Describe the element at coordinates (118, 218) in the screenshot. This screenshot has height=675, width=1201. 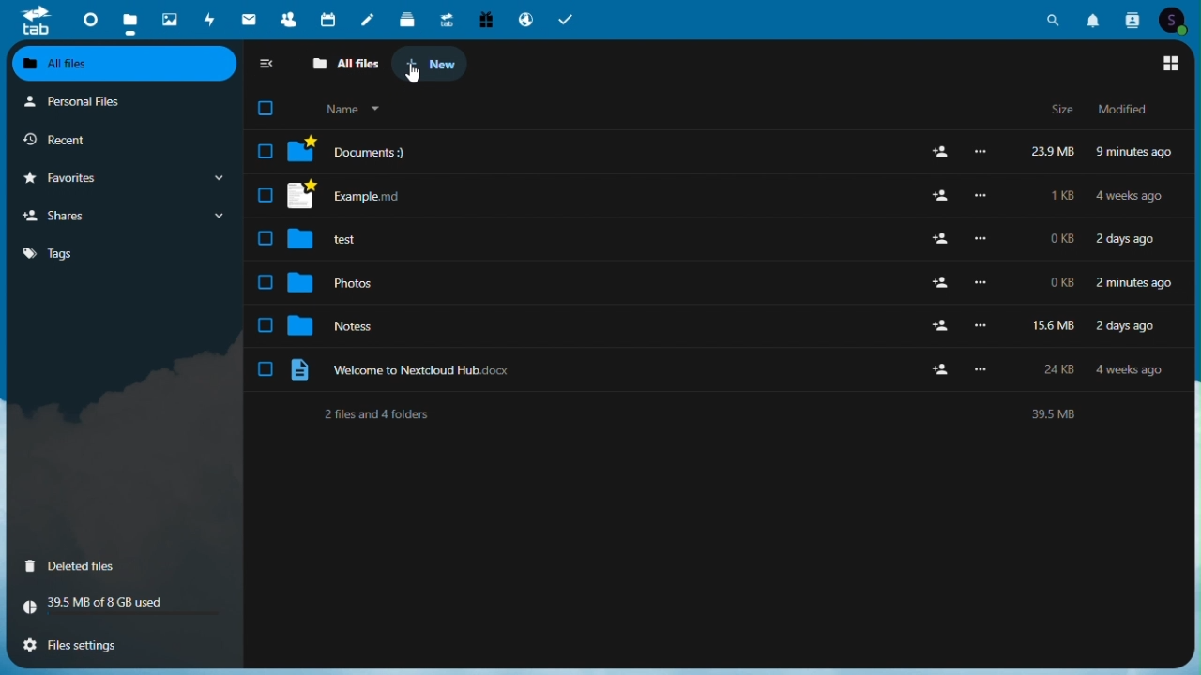
I see `Shares` at that location.